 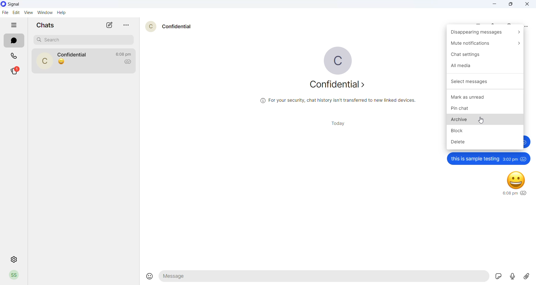 What do you see at coordinates (510, 159) in the screenshot?
I see `3:02 pm` at bounding box center [510, 159].